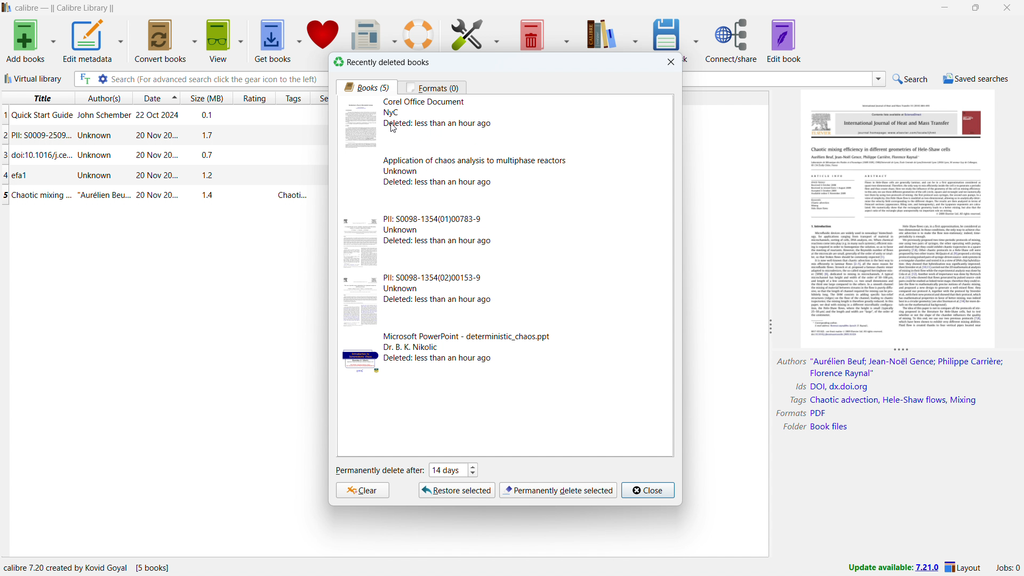 This screenshot has width=1024, height=576. What do you see at coordinates (505, 183) in the screenshot?
I see `one deleted book` at bounding box center [505, 183].